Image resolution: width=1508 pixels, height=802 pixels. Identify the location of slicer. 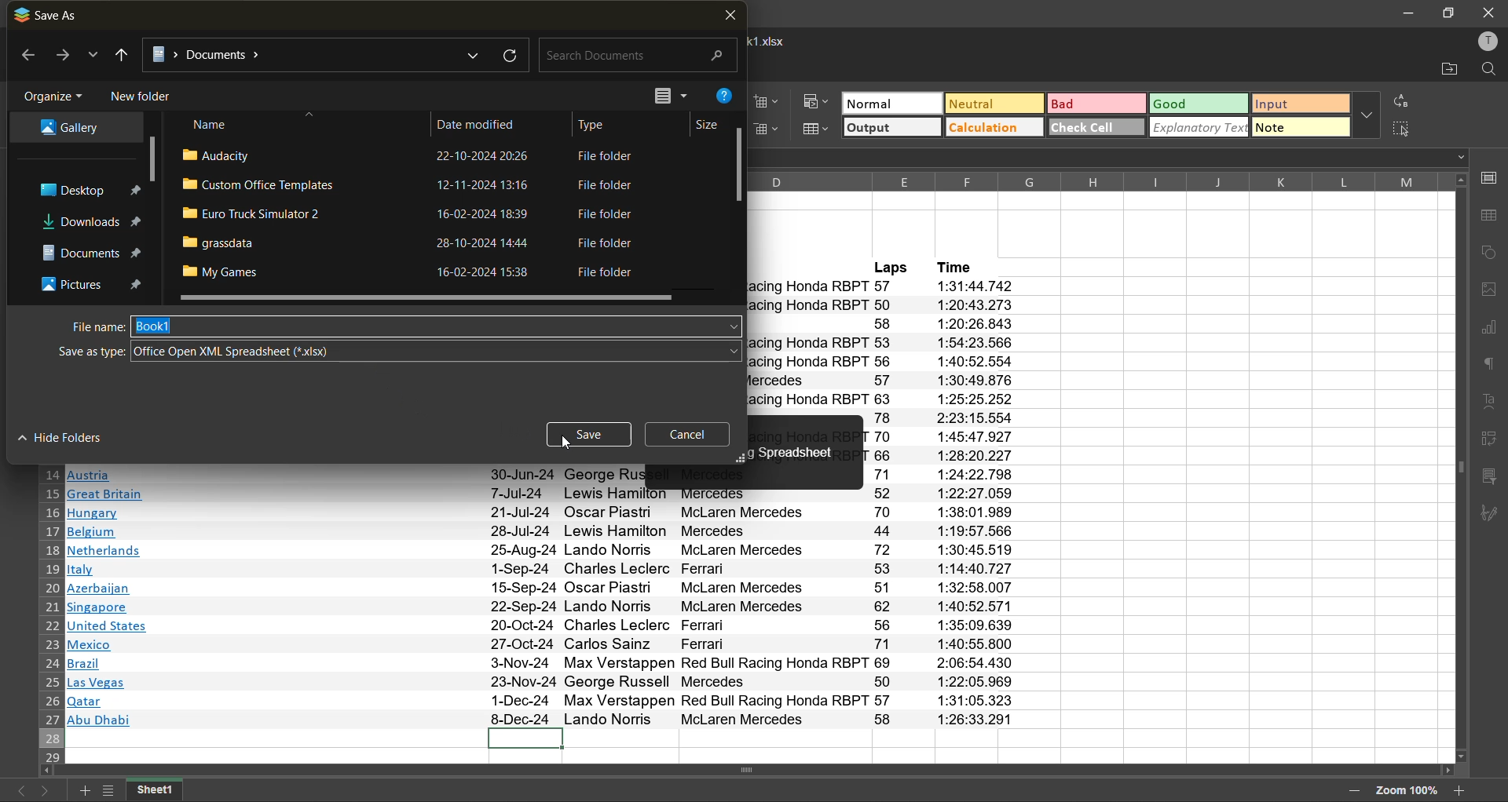
(1494, 479).